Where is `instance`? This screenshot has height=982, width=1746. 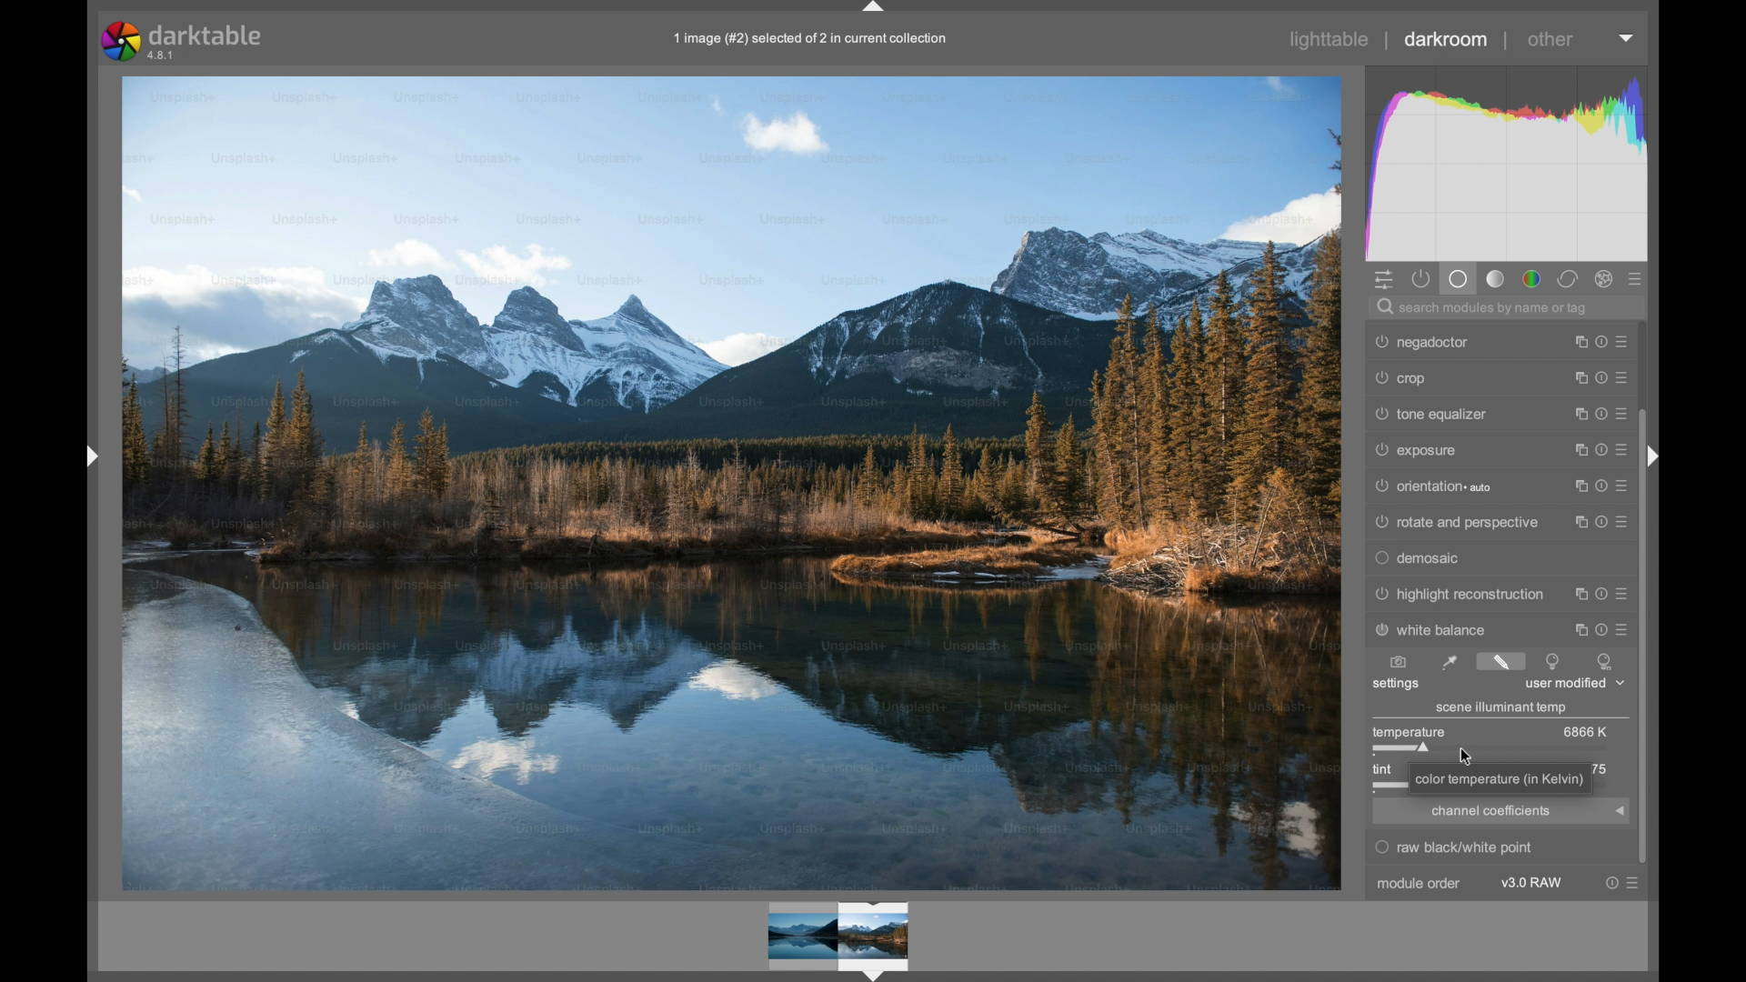
instance is located at coordinates (1578, 338).